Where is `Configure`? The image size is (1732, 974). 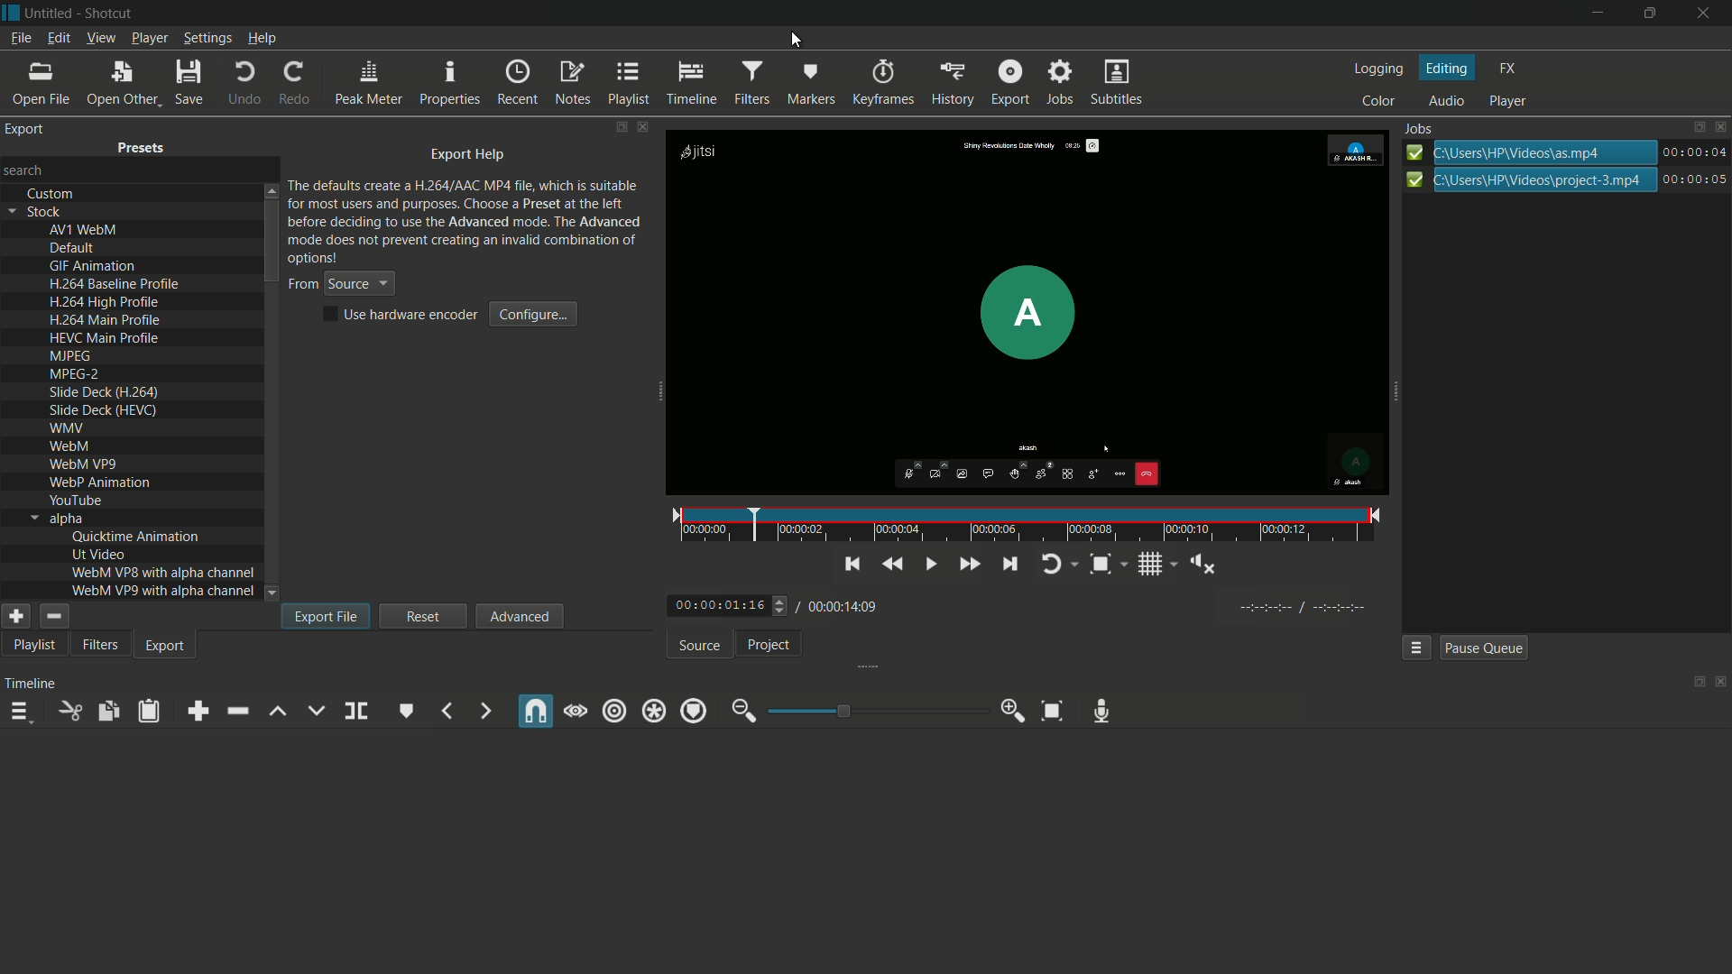
Configure is located at coordinates (533, 315).